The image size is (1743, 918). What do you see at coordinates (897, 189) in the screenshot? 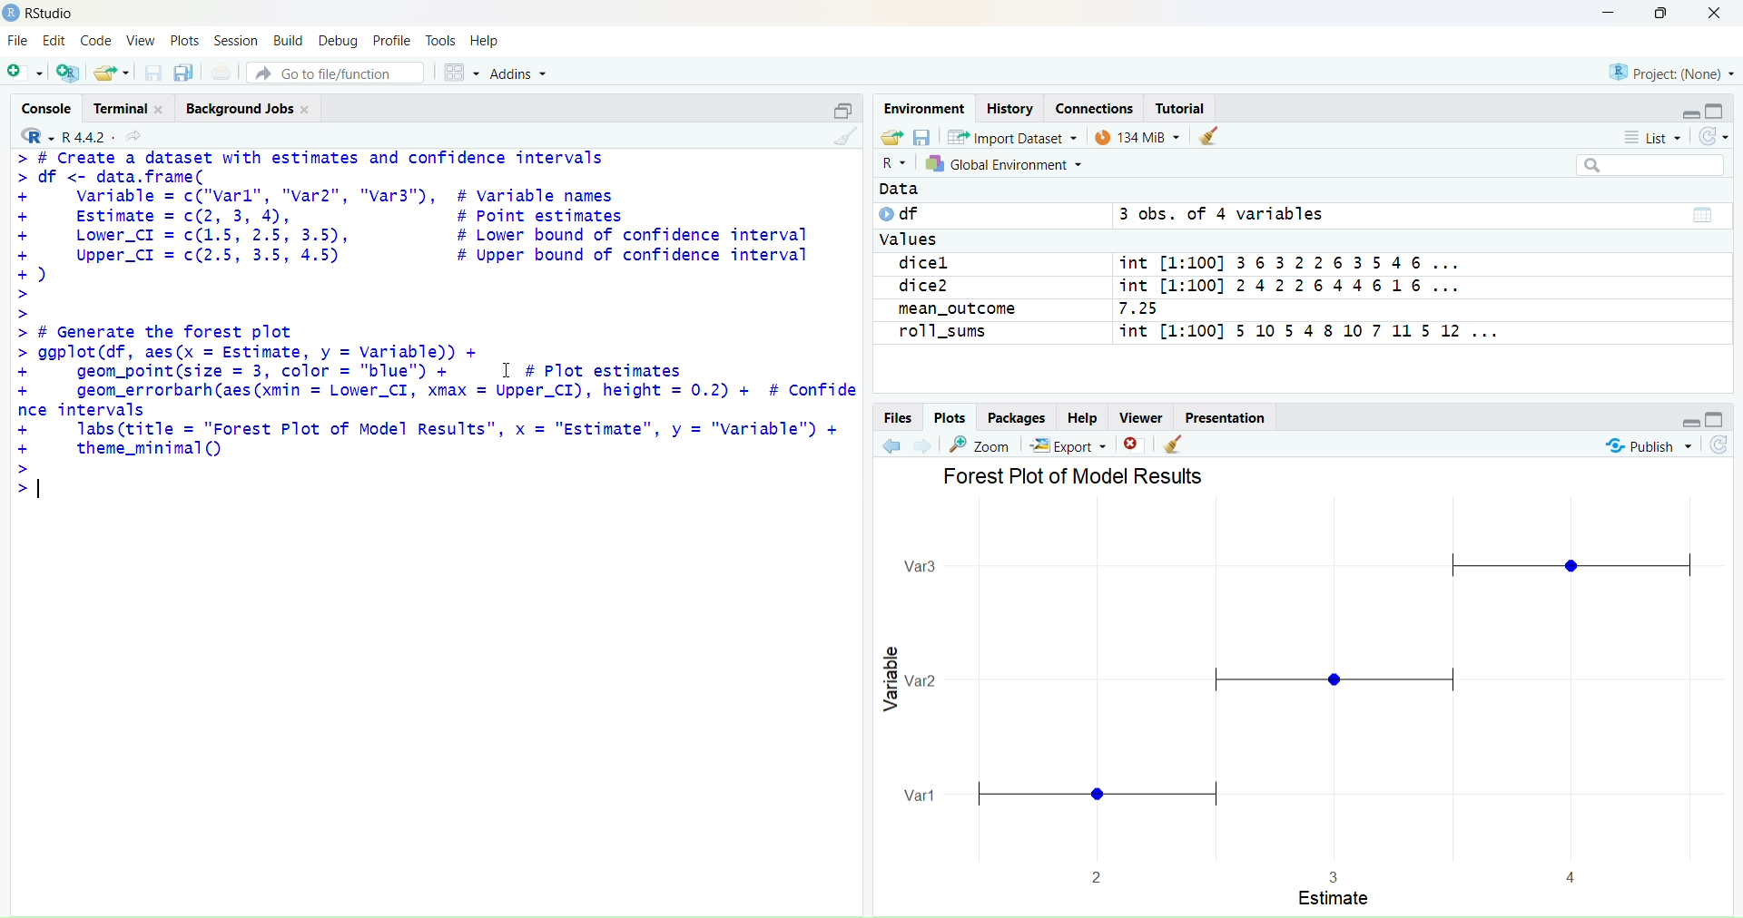
I see `Data` at bounding box center [897, 189].